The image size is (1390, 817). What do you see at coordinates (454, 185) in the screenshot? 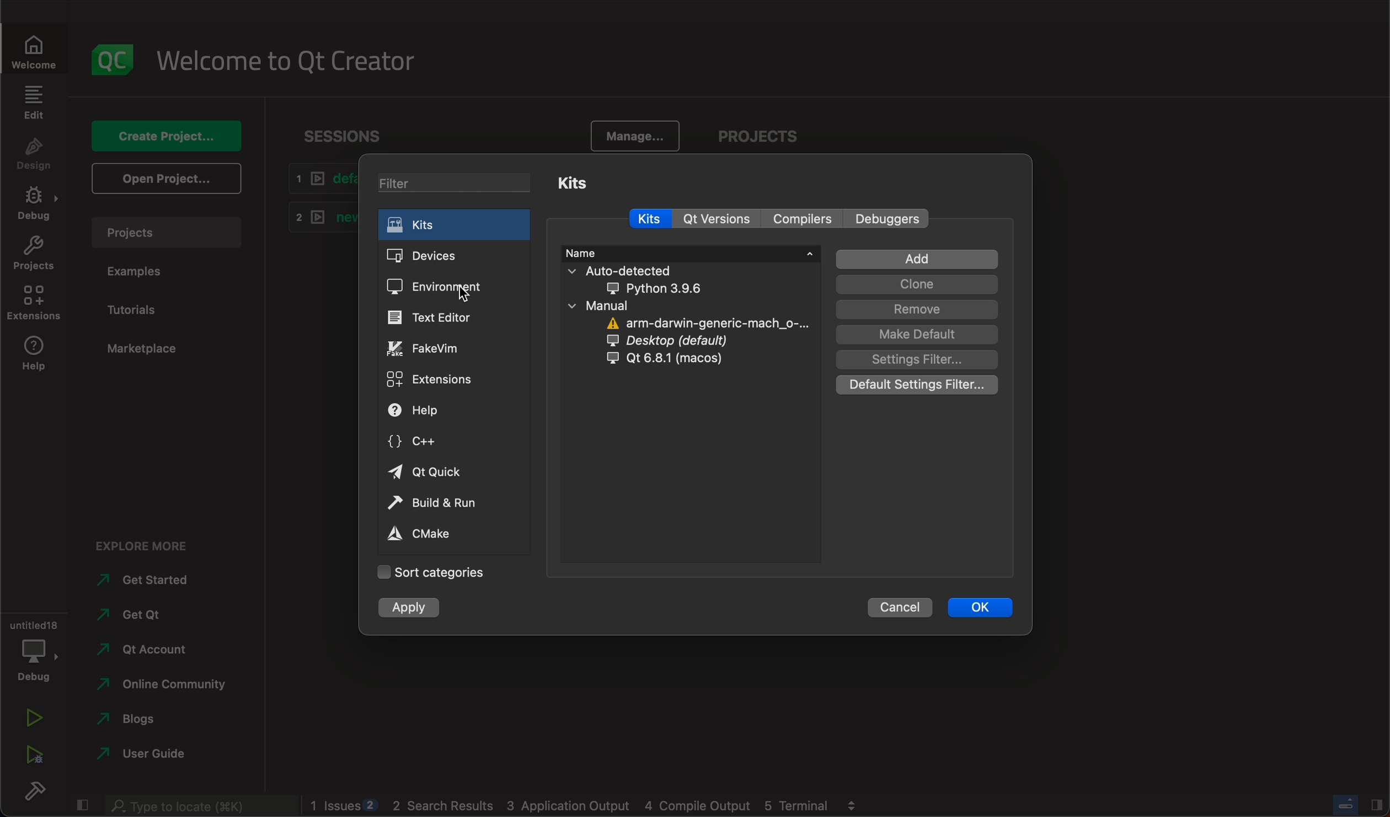
I see `filter` at bounding box center [454, 185].